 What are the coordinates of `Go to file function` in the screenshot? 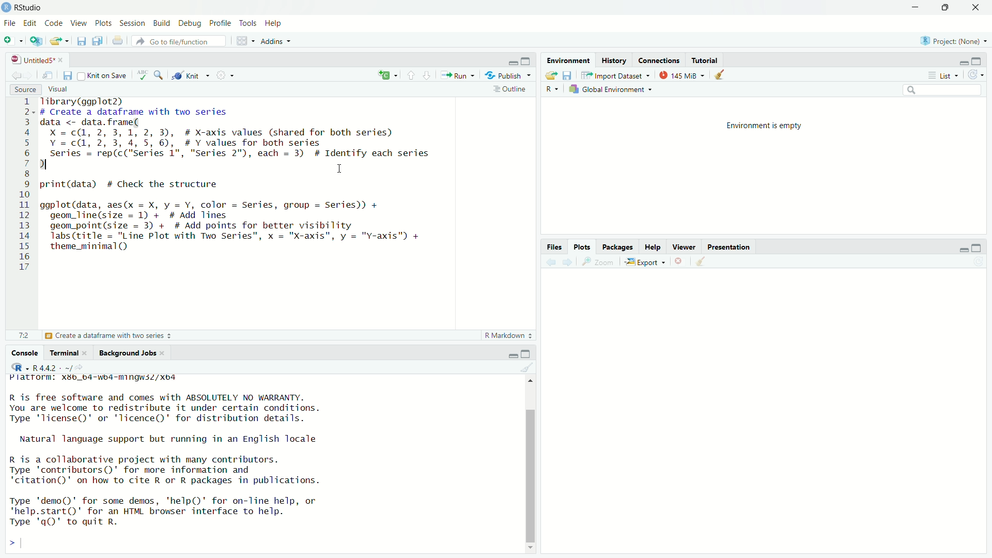 It's located at (180, 41).